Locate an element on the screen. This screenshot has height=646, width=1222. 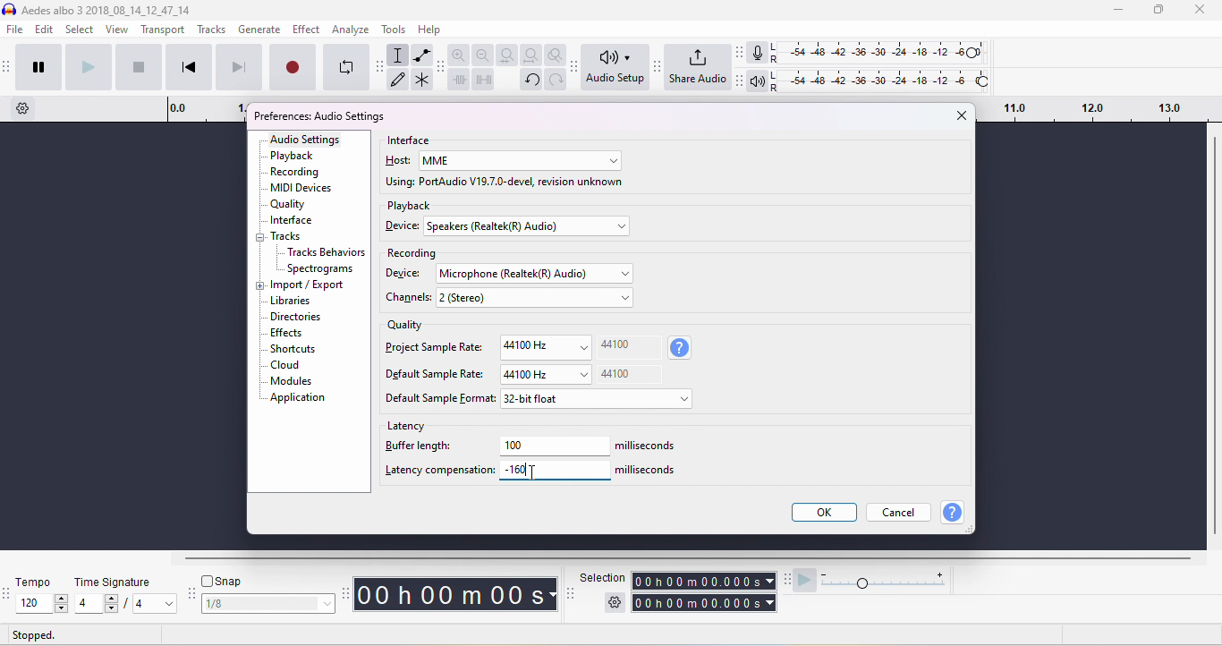
collapse is located at coordinates (263, 239).